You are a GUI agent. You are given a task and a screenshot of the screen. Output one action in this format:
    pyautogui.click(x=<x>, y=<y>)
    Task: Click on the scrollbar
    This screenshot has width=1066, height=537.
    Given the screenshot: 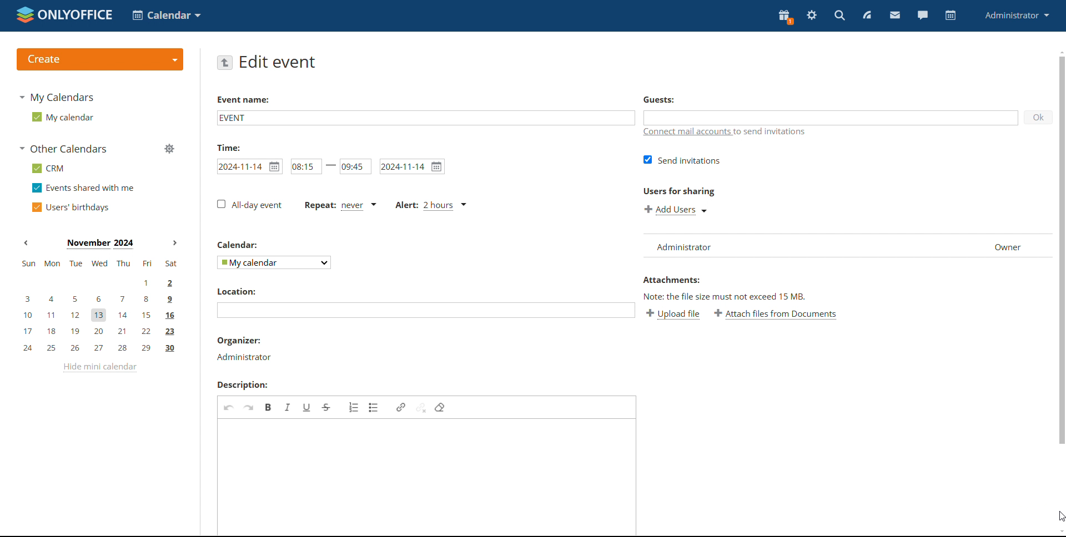 What is the action you would take?
    pyautogui.click(x=1061, y=250)
    